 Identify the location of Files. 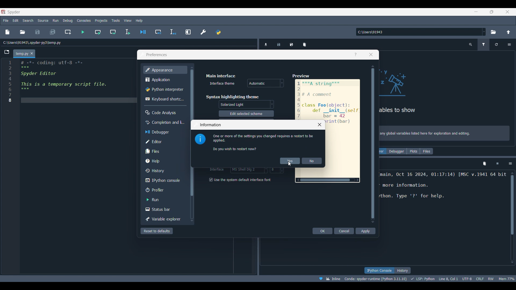
(427, 151).